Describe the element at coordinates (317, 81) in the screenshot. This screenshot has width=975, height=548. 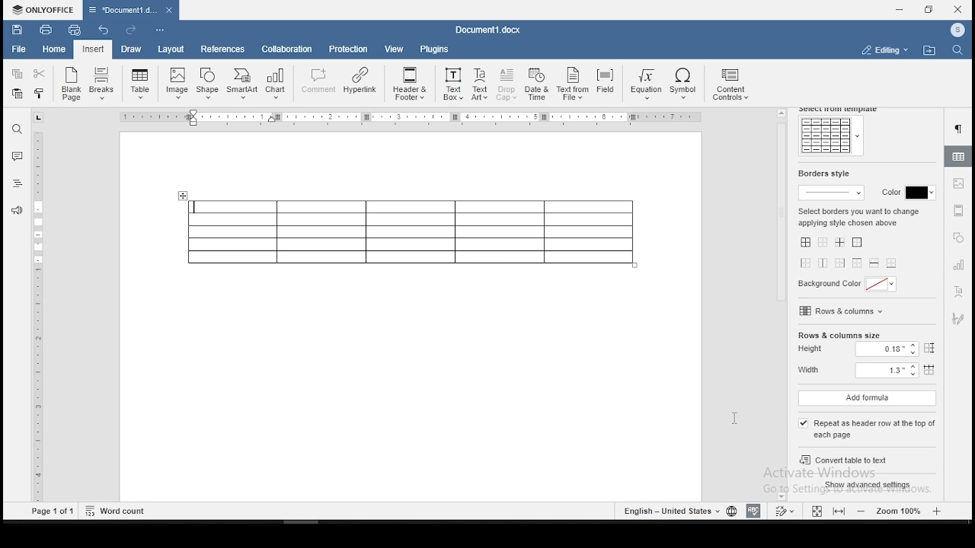
I see `comment` at that location.